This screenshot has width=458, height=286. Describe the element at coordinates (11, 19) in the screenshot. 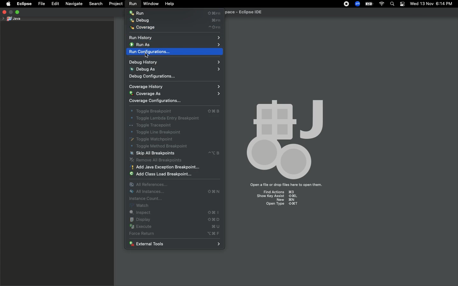

I see `Java project` at that location.